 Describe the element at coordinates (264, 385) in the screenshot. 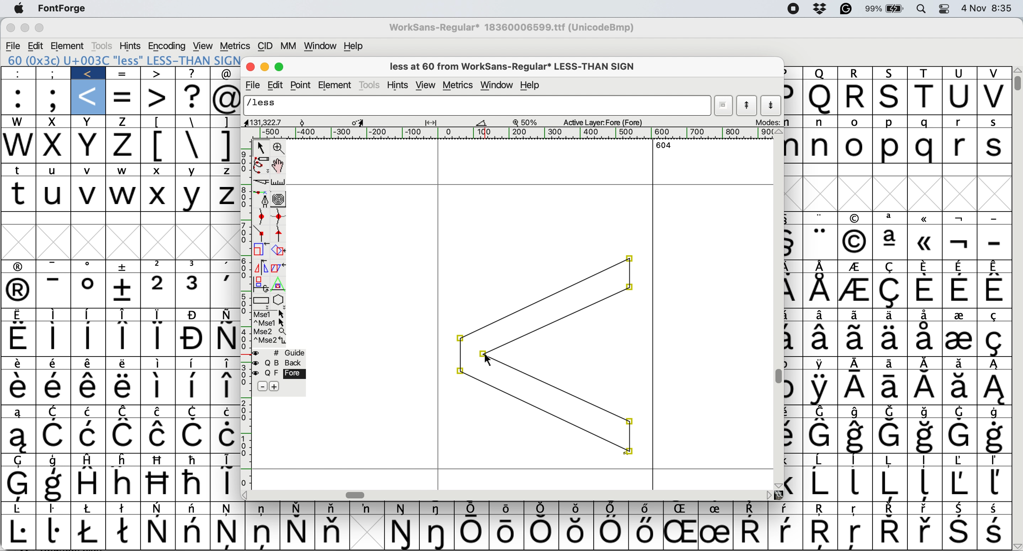

I see `remove` at that location.